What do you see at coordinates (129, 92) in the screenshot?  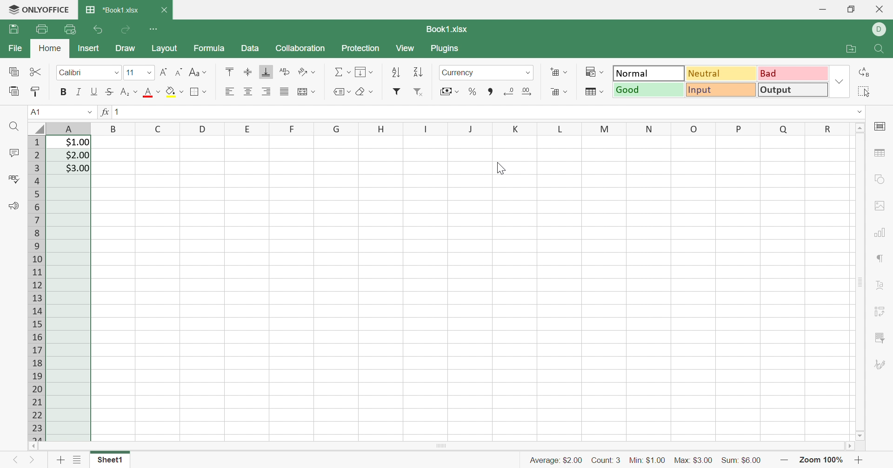 I see `Subscript` at bounding box center [129, 92].